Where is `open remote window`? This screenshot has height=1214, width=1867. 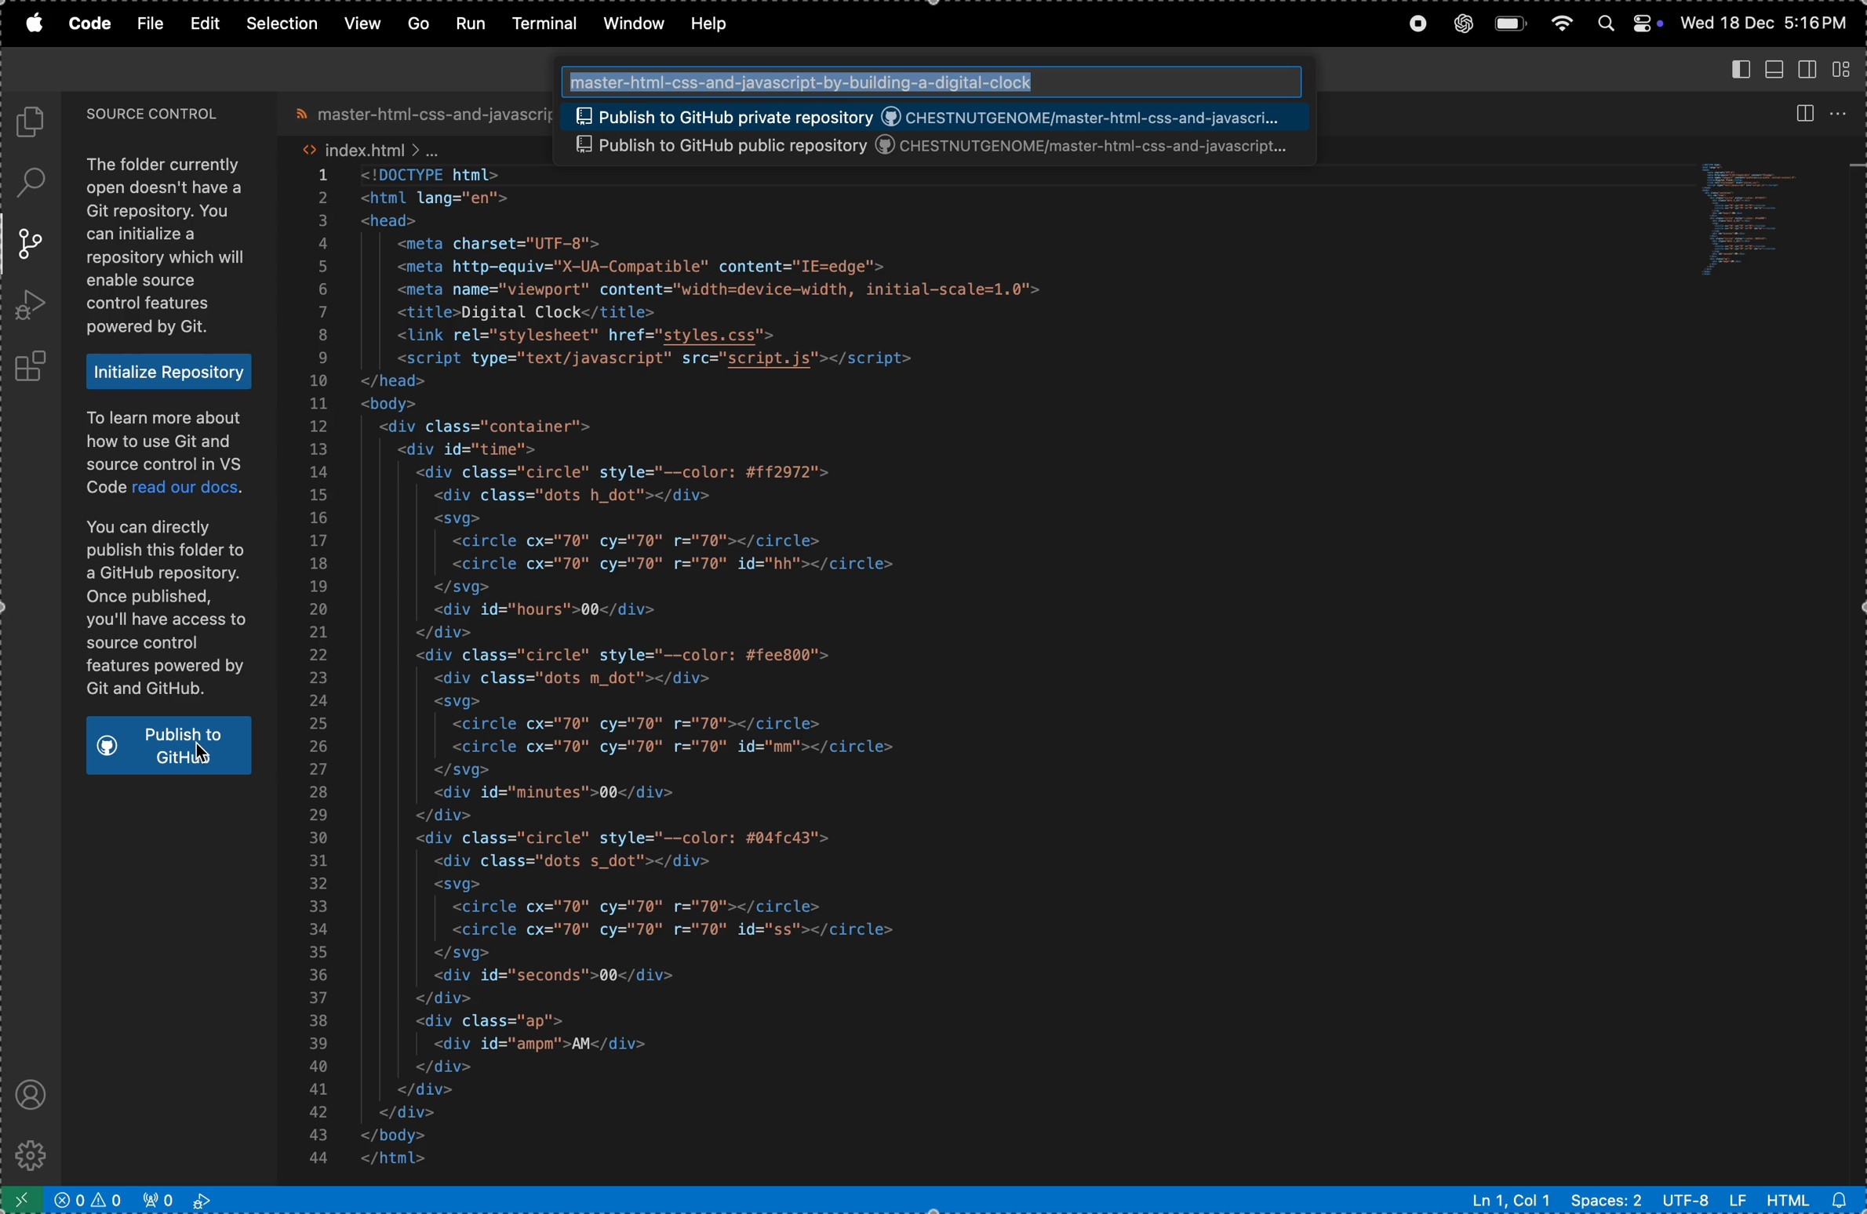
open remote window is located at coordinates (24, 1197).